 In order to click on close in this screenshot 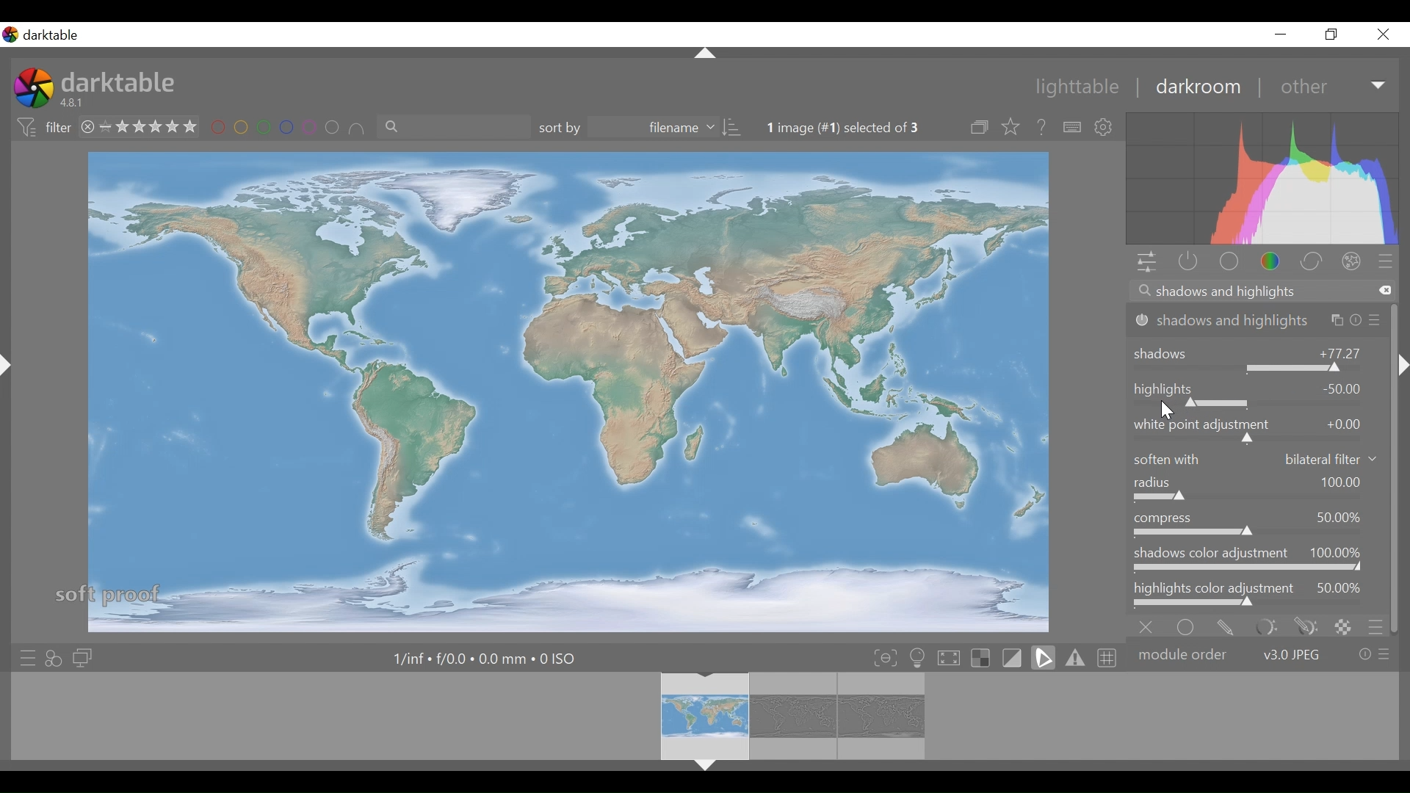, I will do `click(1386, 35)`.